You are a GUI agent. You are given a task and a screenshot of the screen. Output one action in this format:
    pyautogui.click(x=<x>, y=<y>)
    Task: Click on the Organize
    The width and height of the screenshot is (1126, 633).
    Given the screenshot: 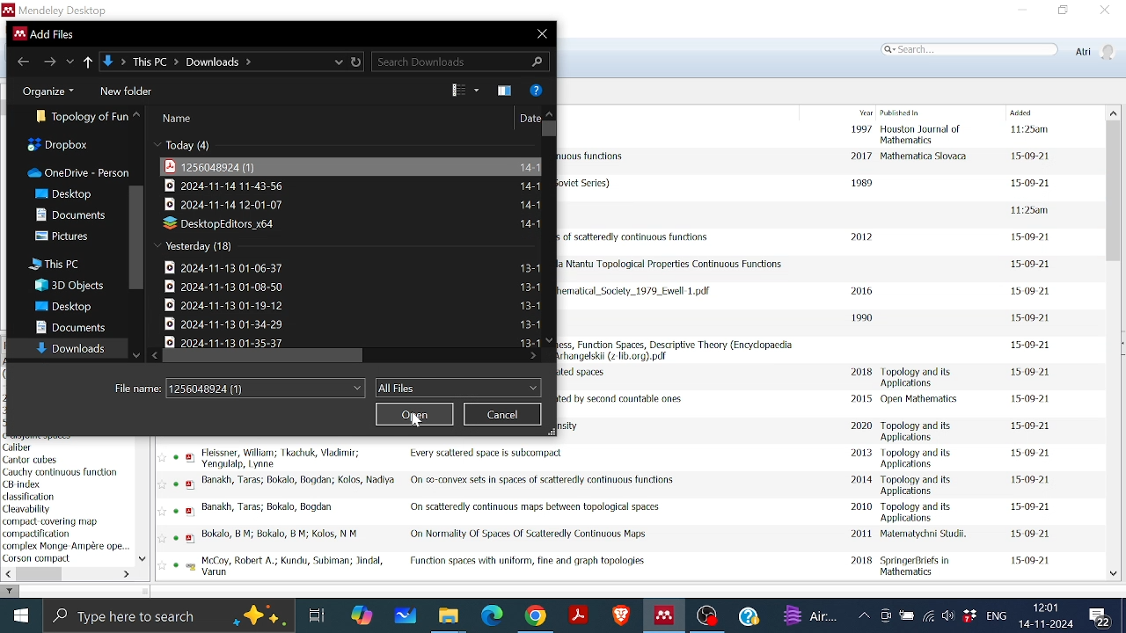 What is the action you would take?
    pyautogui.click(x=48, y=91)
    